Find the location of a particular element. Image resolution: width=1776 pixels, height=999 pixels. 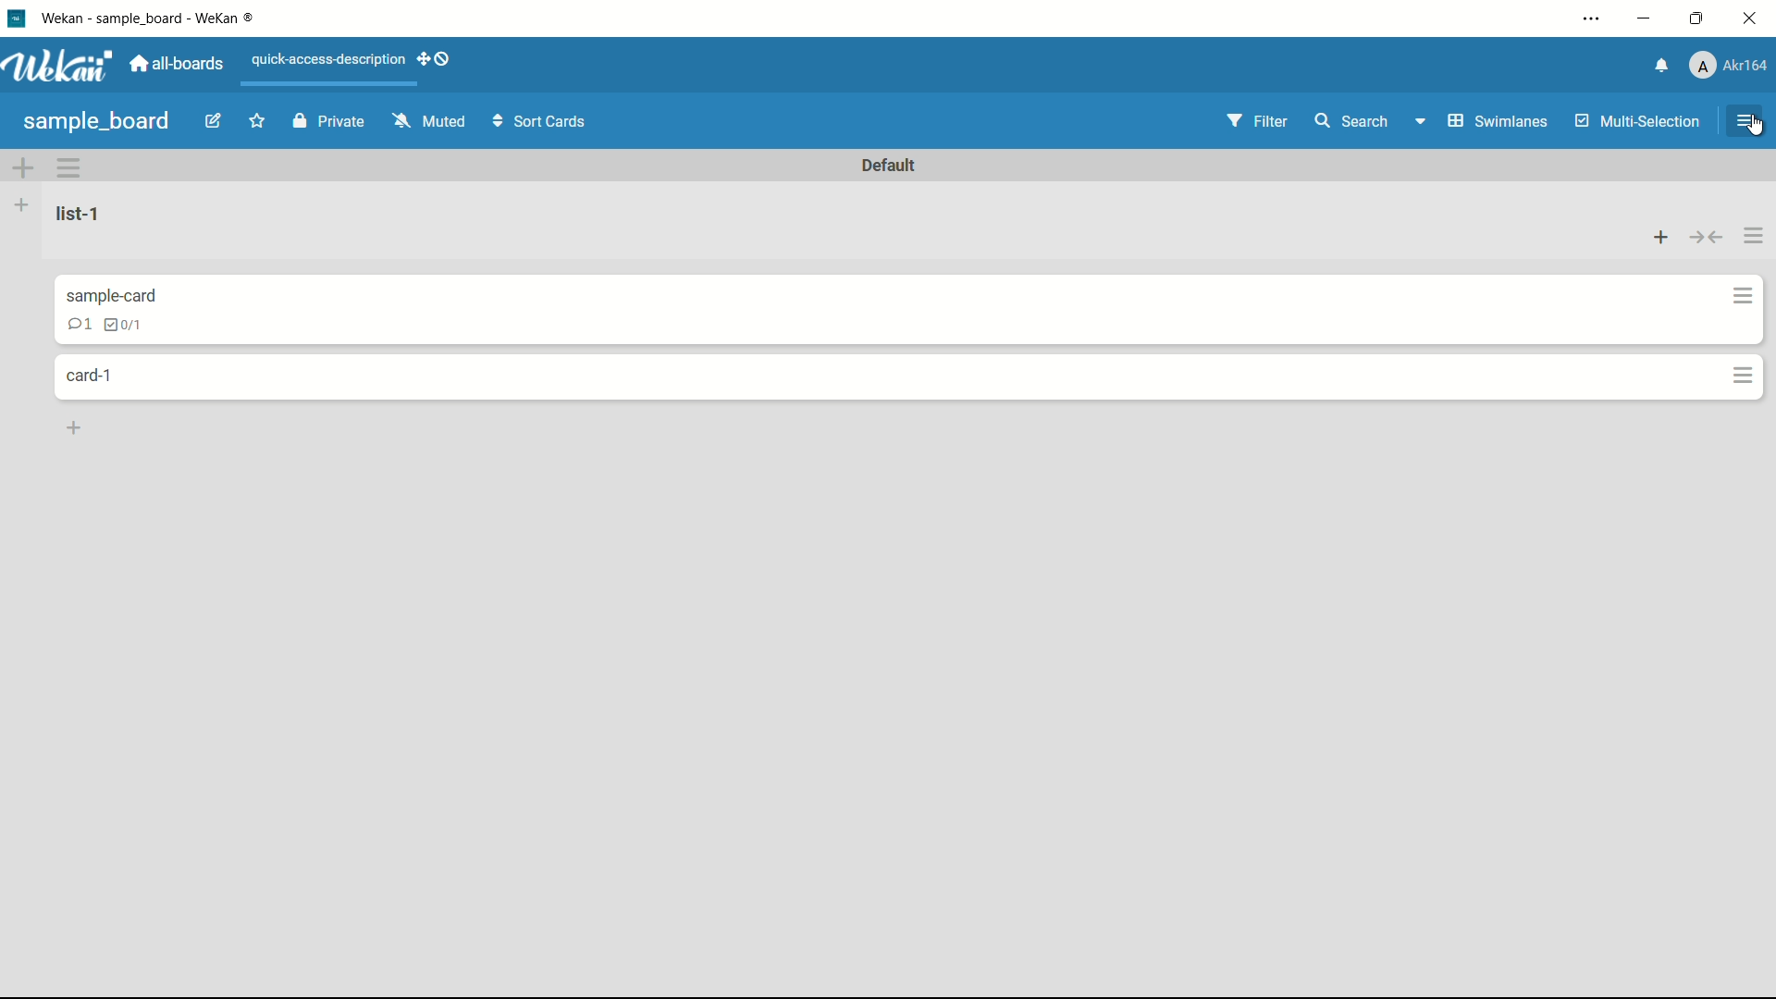

checklist is located at coordinates (127, 323).